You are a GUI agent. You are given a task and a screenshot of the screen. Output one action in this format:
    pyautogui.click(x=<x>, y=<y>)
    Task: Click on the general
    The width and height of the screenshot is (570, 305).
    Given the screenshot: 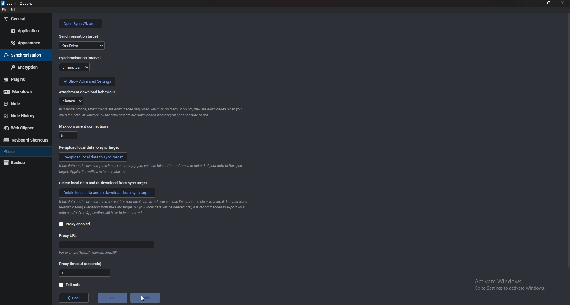 What is the action you would take?
    pyautogui.click(x=26, y=19)
    